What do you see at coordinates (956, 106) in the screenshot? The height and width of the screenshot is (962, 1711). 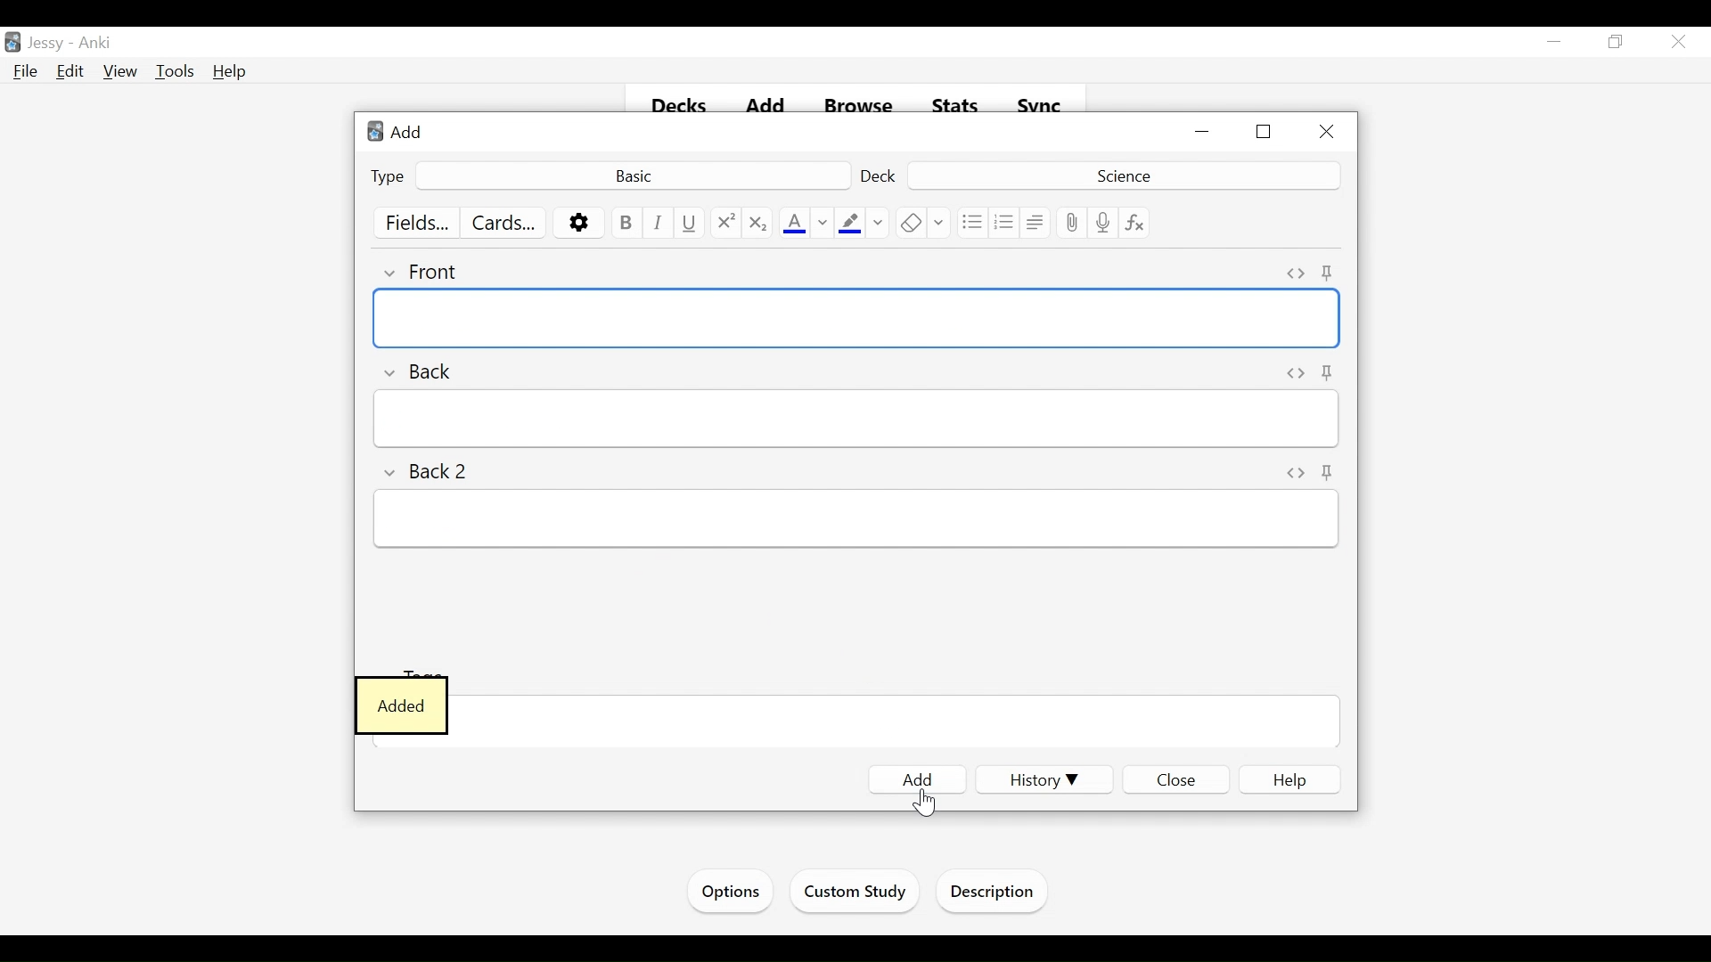 I see `Stats` at bounding box center [956, 106].